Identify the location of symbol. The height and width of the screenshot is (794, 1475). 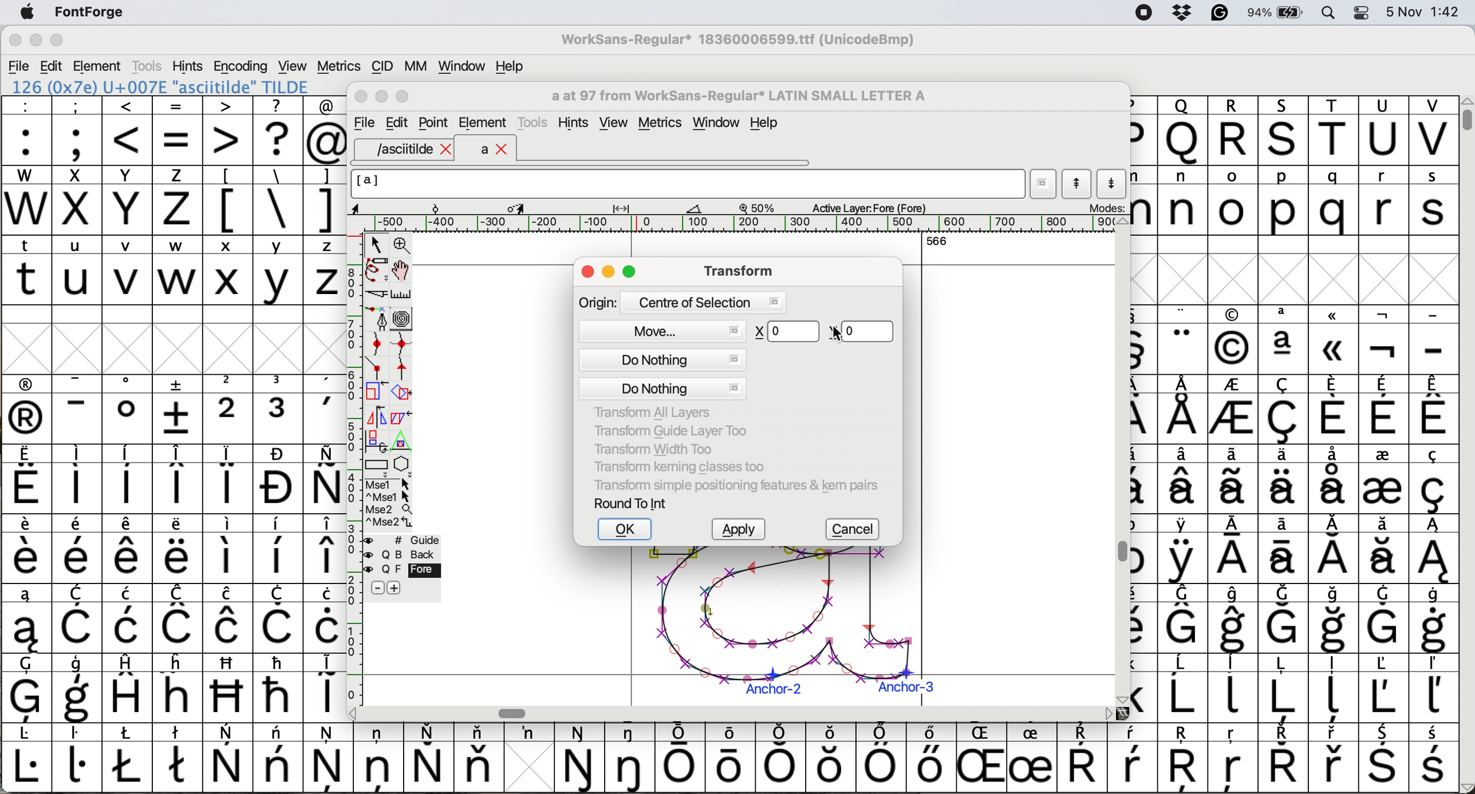
(325, 549).